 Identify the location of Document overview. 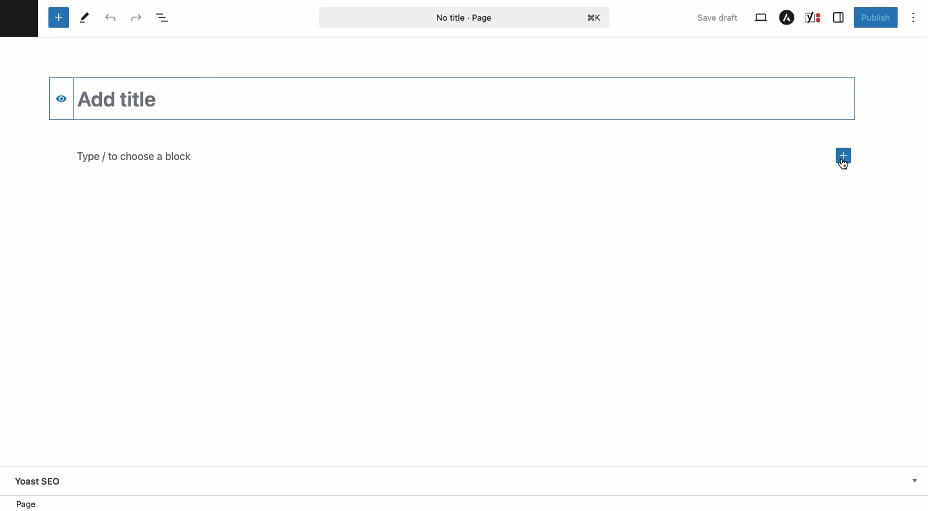
(163, 18).